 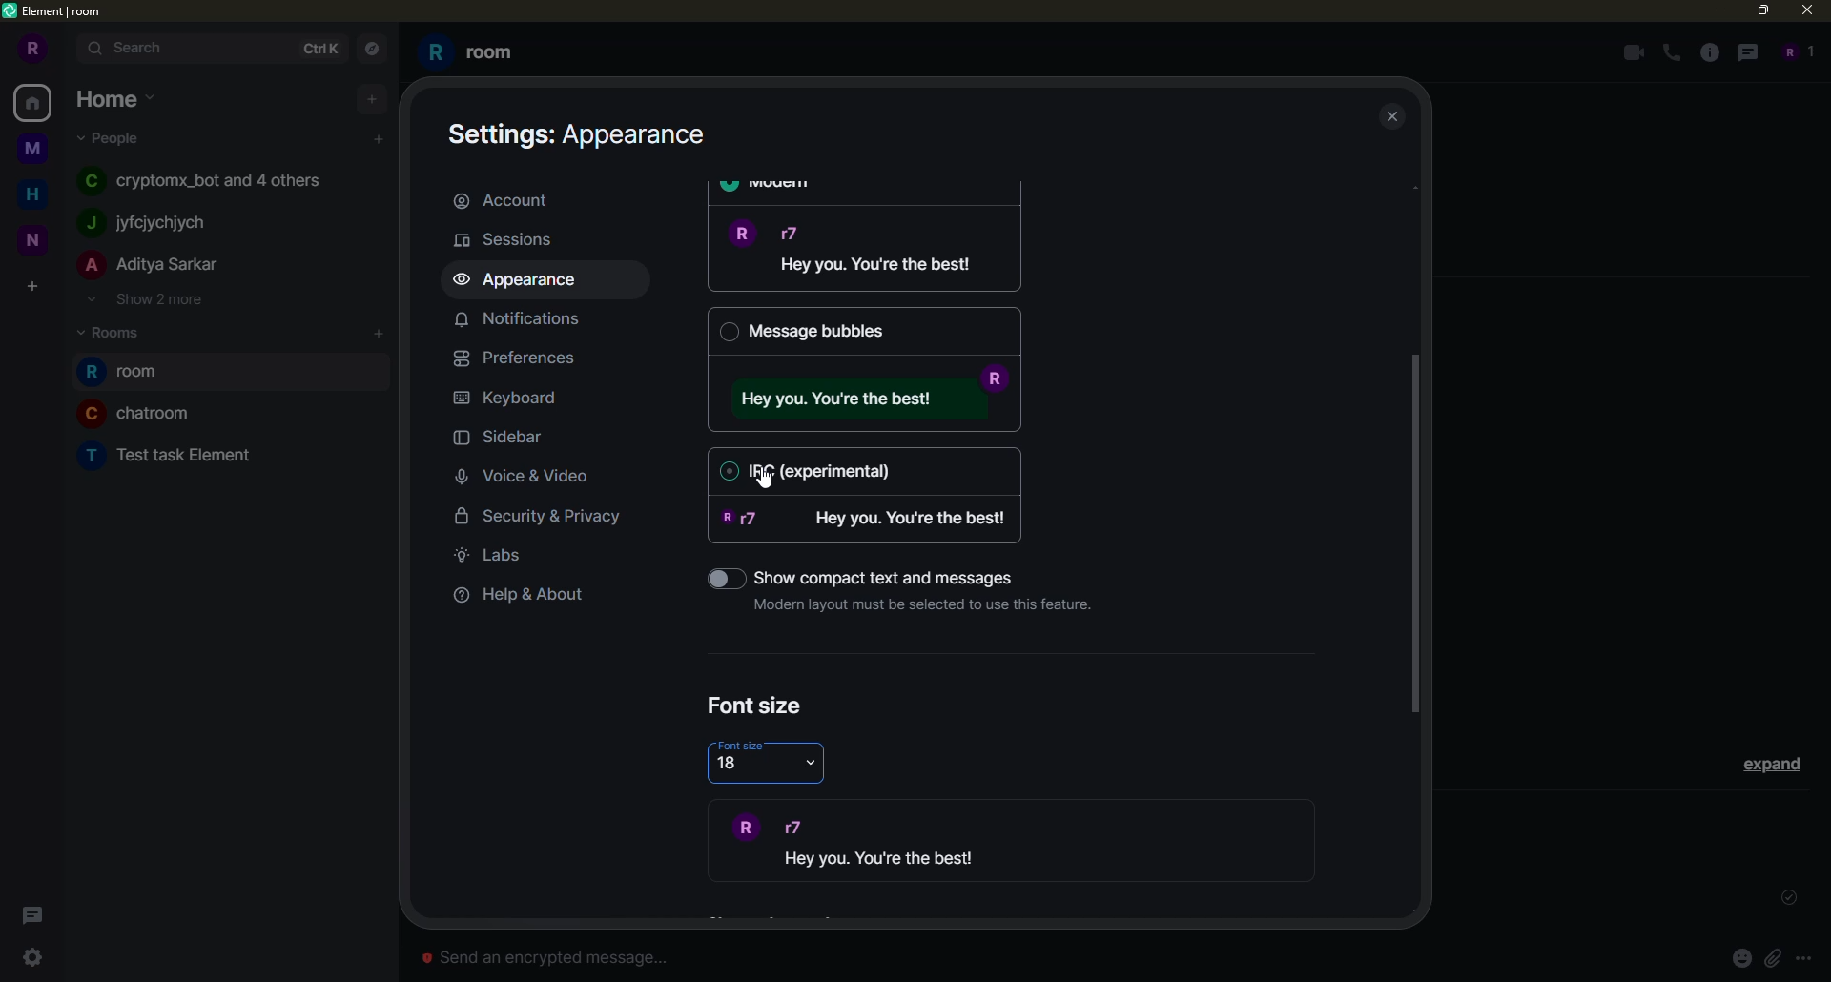 What do you see at coordinates (852, 331) in the screenshot?
I see `Message bubbles` at bounding box center [852, 331].